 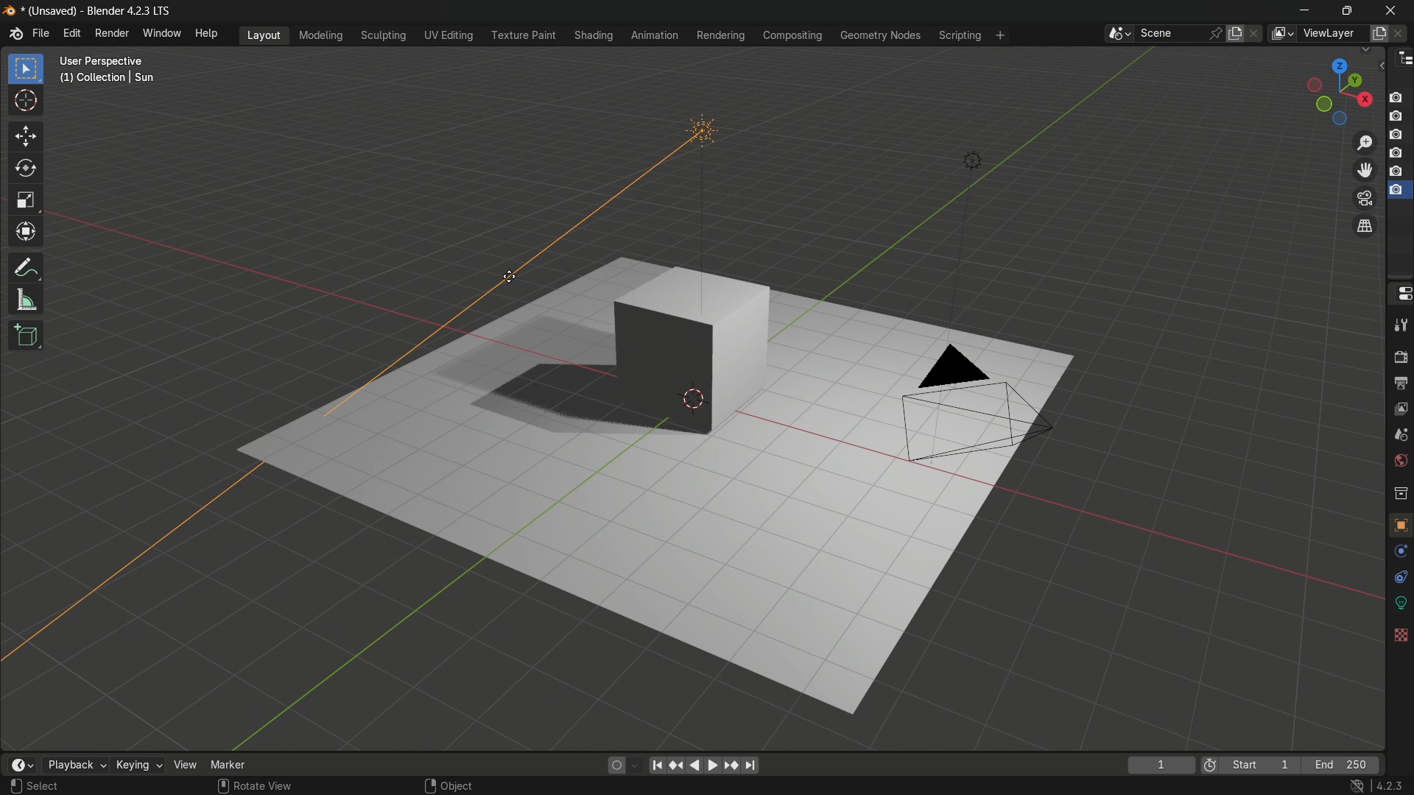 I want to click on view layer, so click(x=1401, y=410).